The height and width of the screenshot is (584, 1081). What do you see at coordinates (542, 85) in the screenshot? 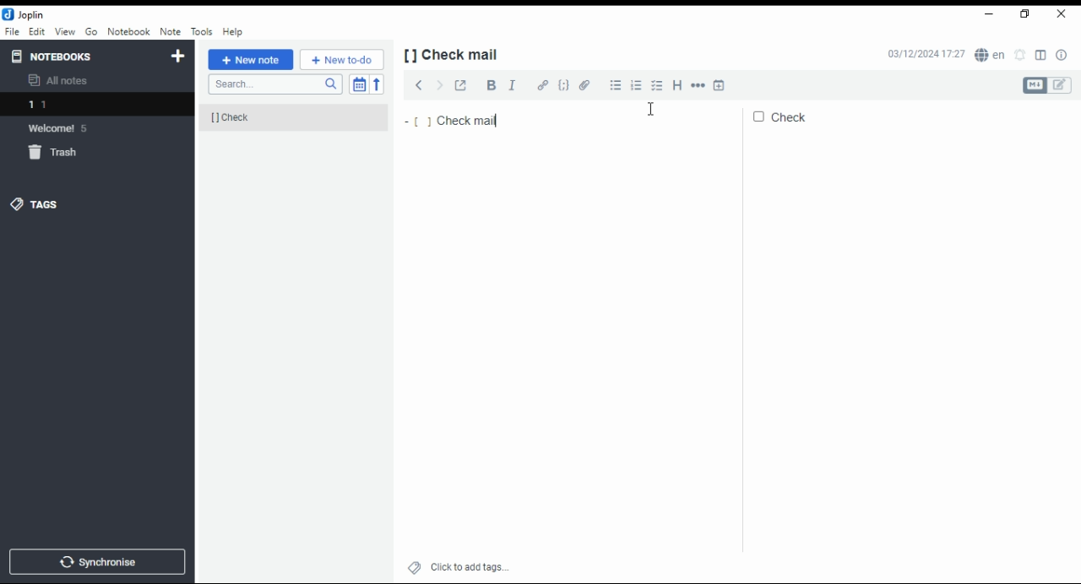
I see `hyperlink` at bounding box center [542, 85].